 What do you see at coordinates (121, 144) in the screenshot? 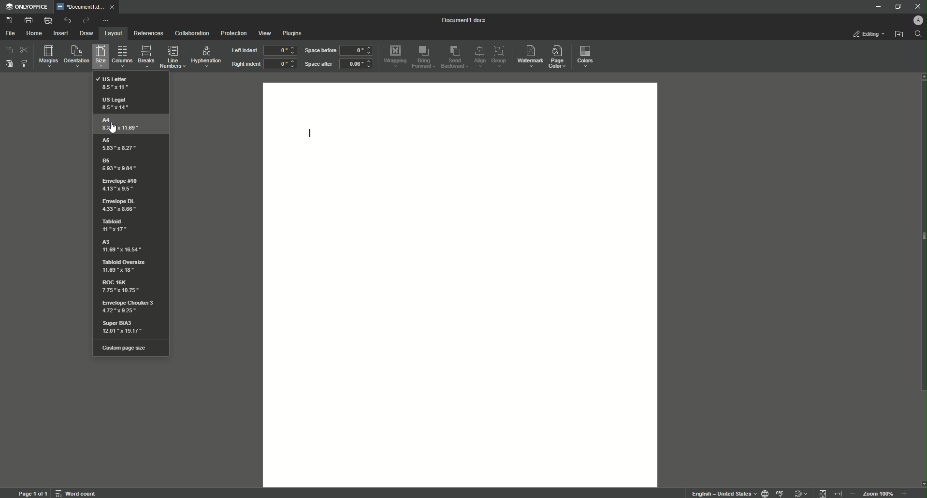
I see `A5` at bounding box center [121, 144].